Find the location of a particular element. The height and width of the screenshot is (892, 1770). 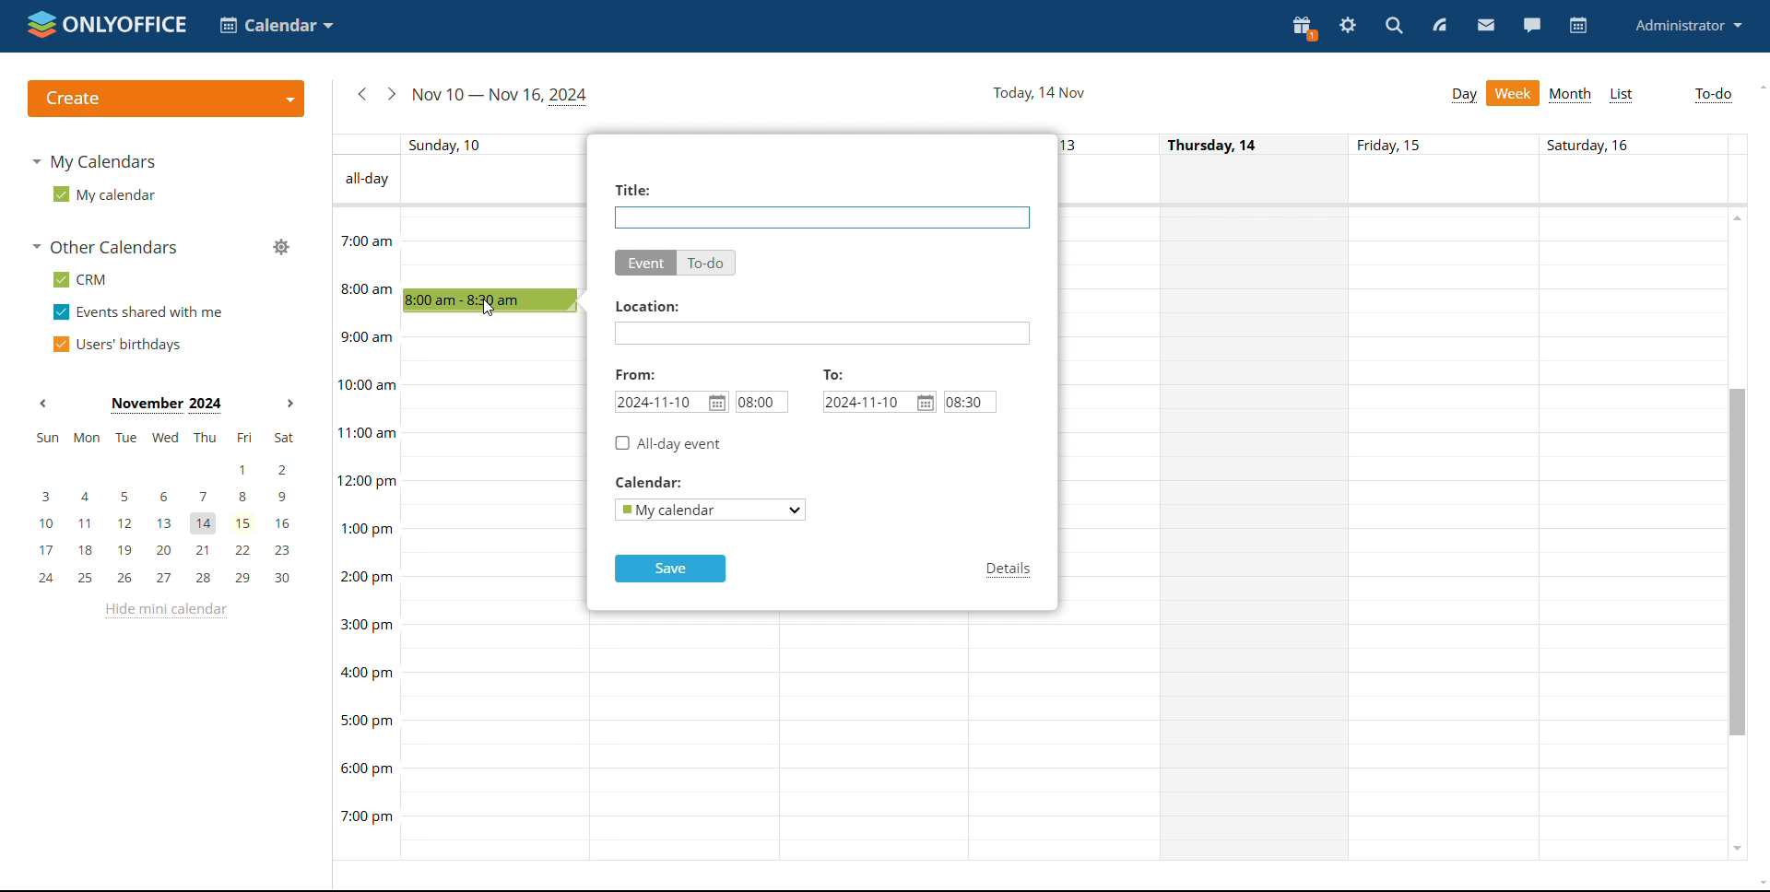

indiviual date is located at coordinates (1037, 144).